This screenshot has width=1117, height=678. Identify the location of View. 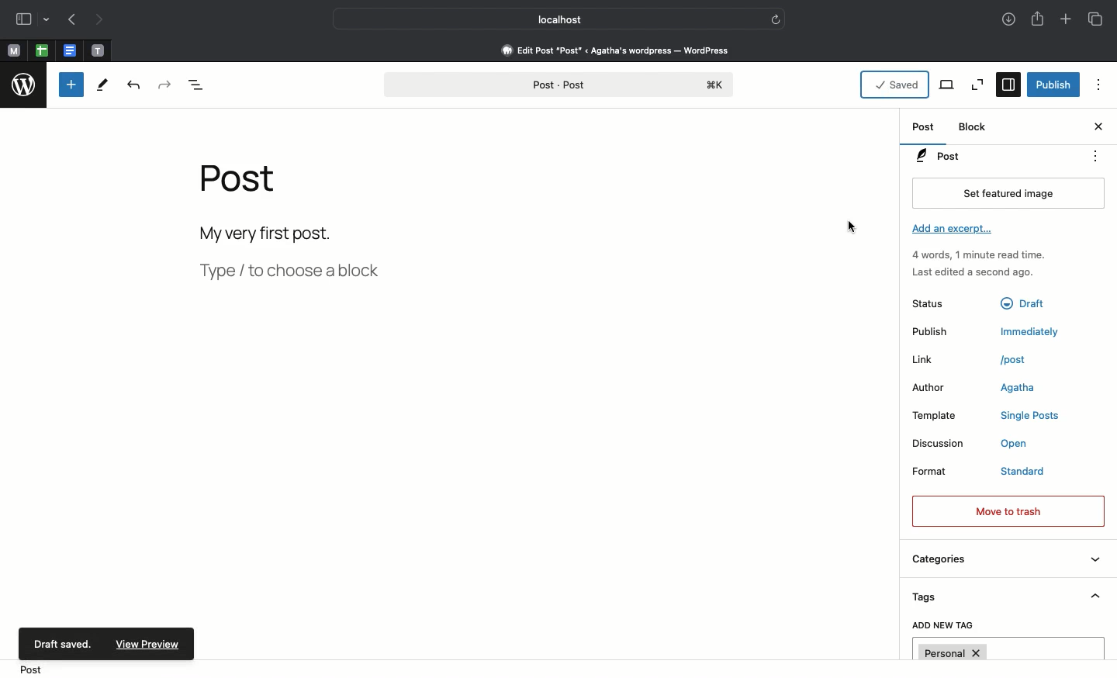
(948, 85).